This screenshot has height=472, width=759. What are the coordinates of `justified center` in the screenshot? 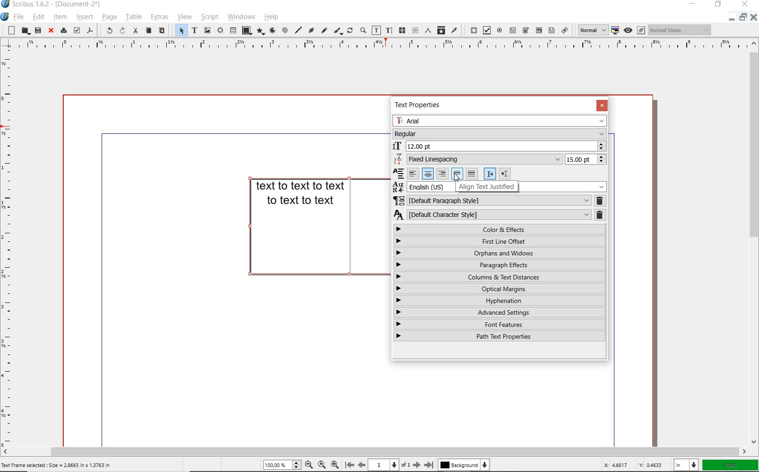 It's located at (472, 174).